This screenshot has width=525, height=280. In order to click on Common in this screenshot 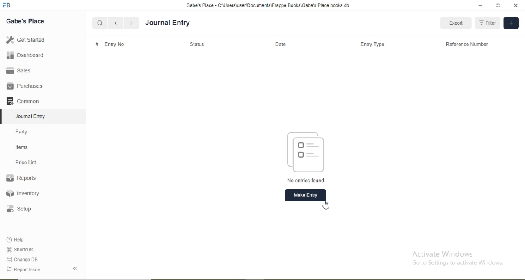, I will do `click(22, 101)`.